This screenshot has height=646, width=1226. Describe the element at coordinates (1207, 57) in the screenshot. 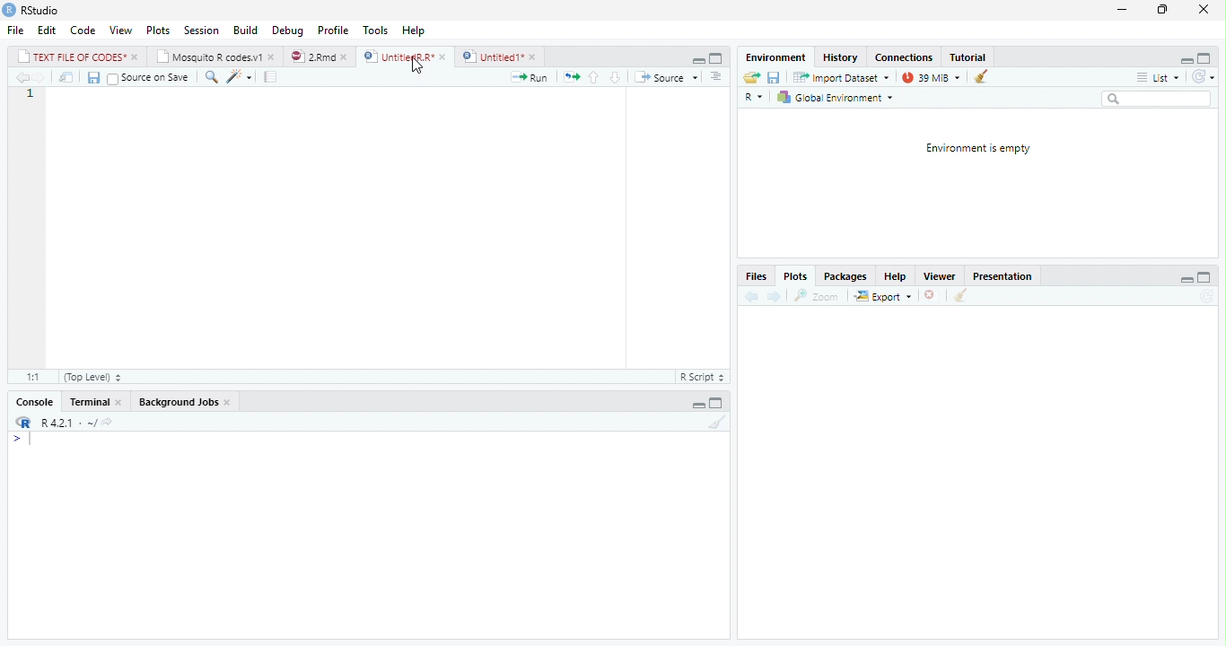

I see `Maximize` at that location.